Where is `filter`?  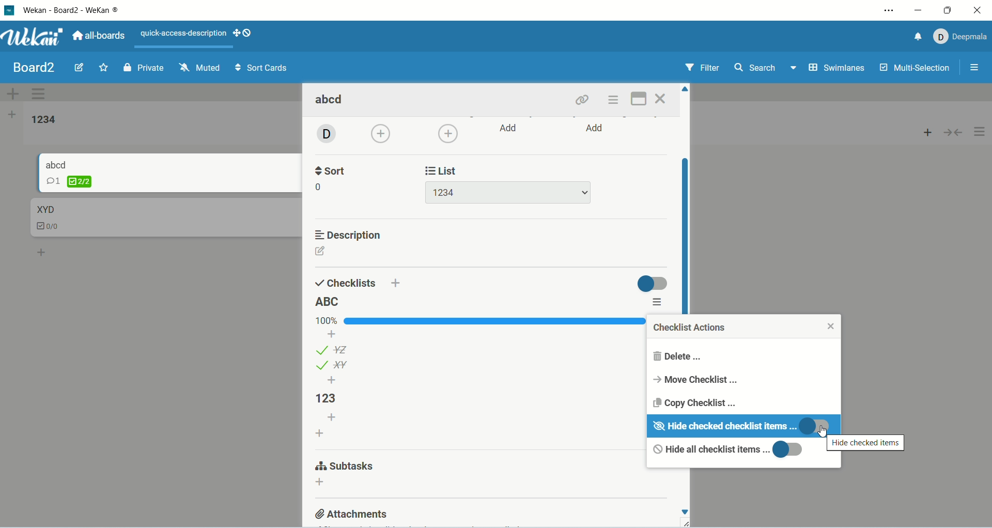
filter is located at coordinates (702, 68).